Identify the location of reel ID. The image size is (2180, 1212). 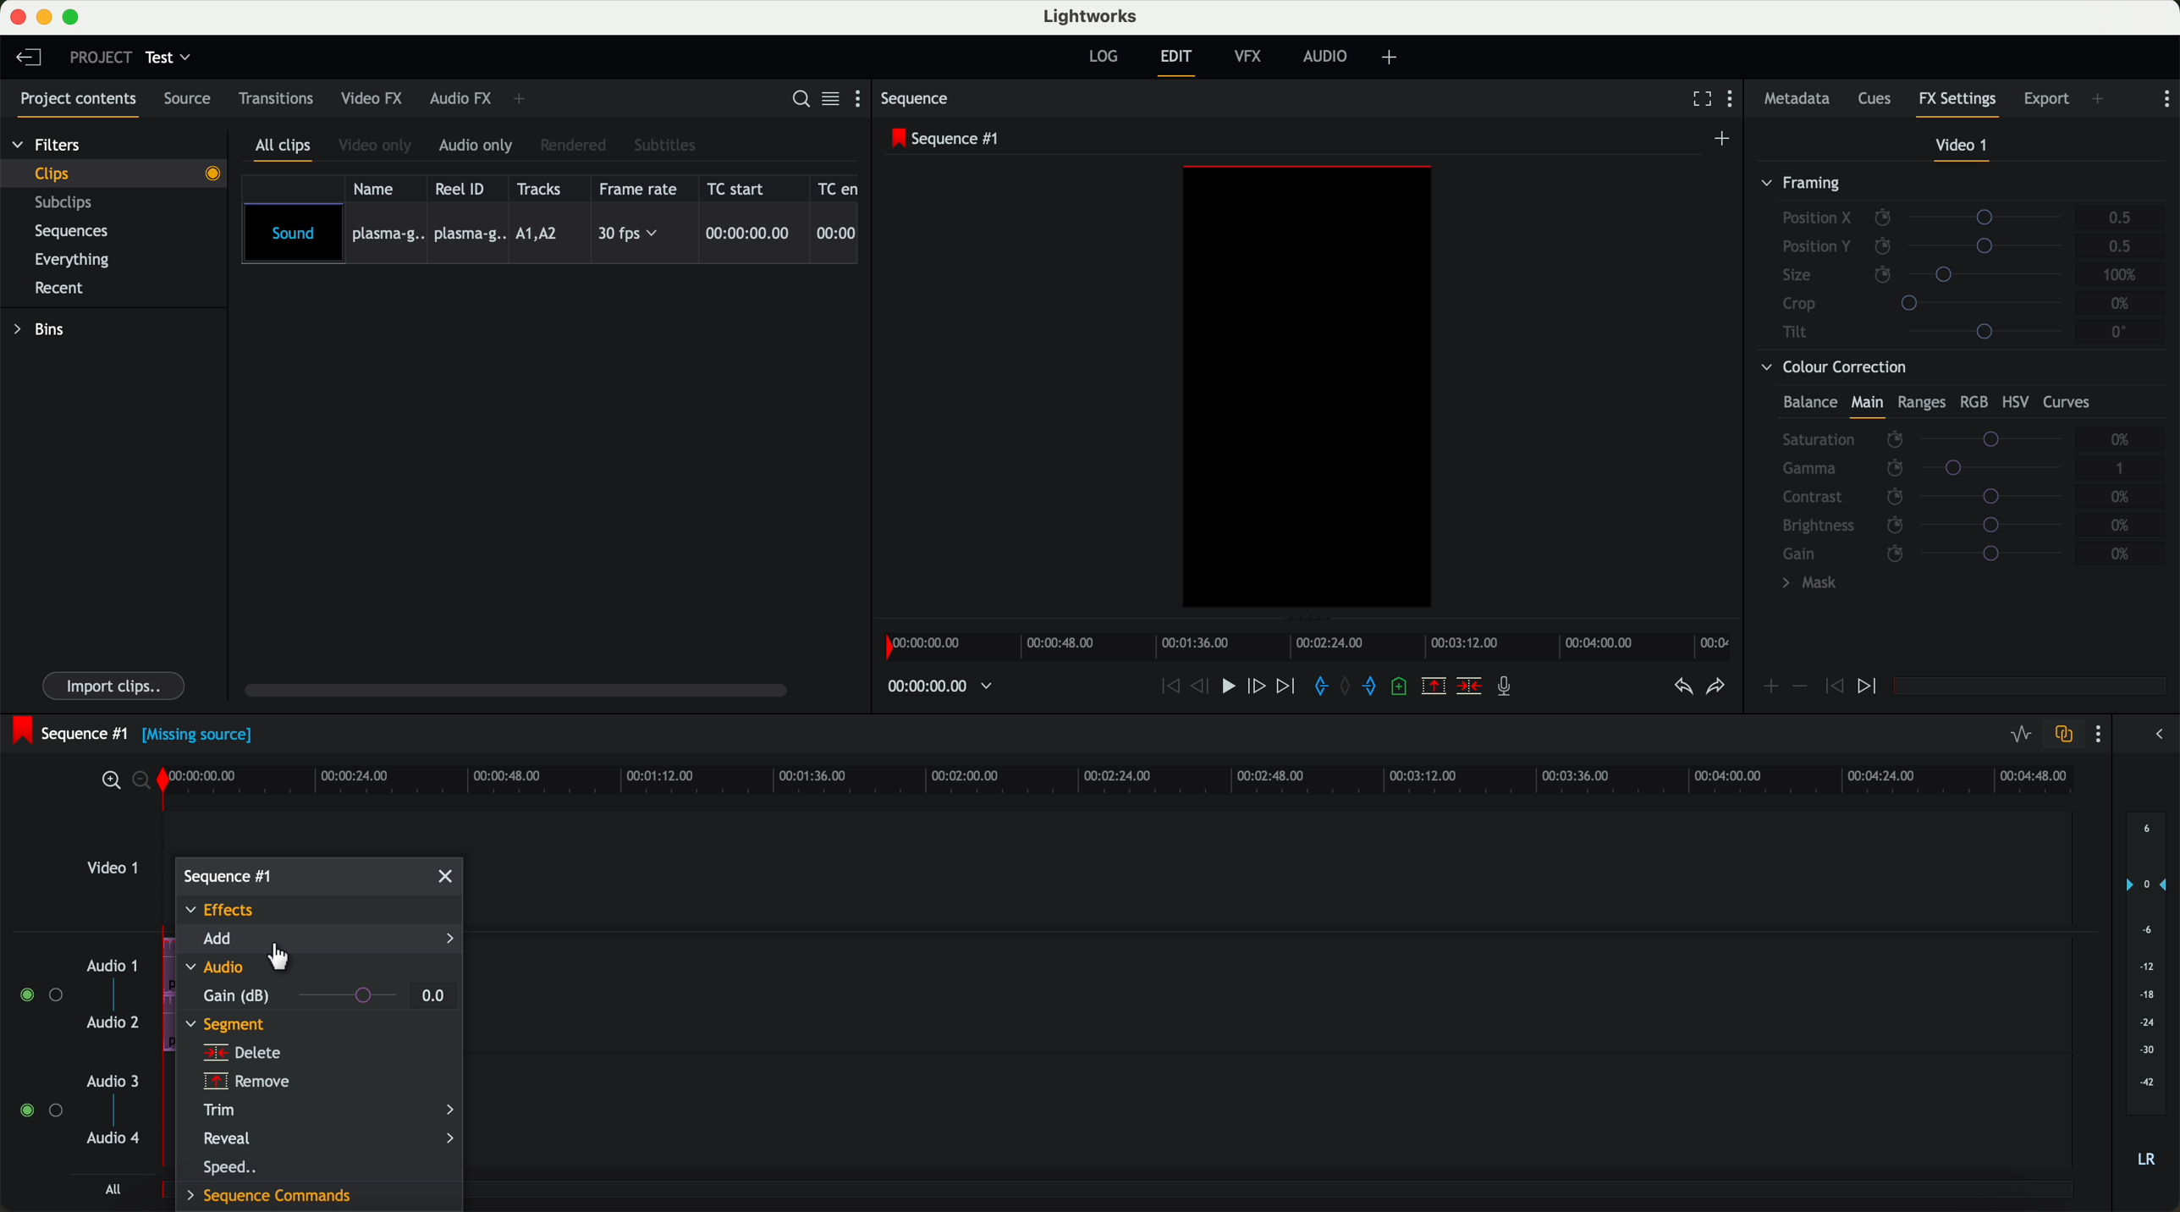
(465, 189).